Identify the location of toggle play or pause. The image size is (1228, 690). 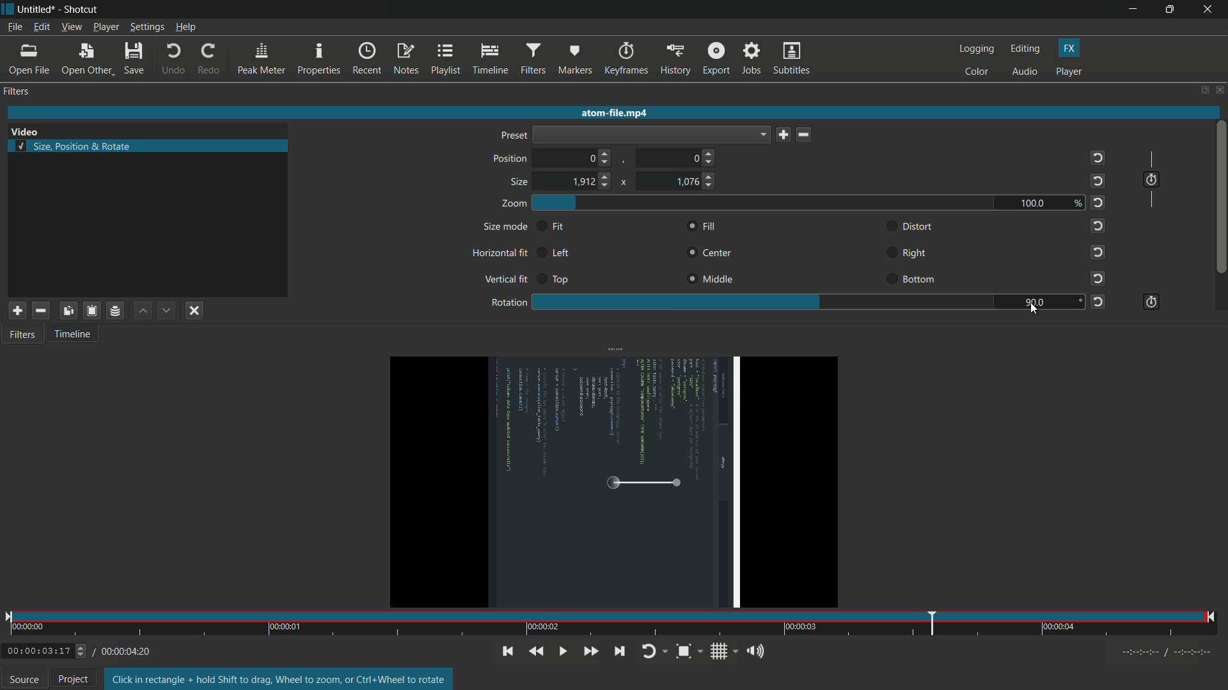
(563, 652).